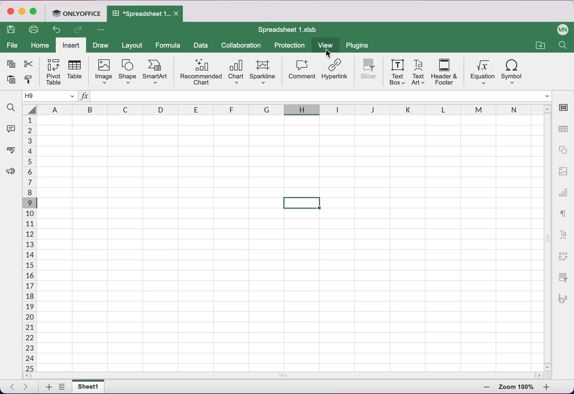 Image resolution: width=574 pixels, height=394 pixels. What do you see at coordinates (360, 46) in the screenshot?
I see `plugins` at bounding box center [360, 46].